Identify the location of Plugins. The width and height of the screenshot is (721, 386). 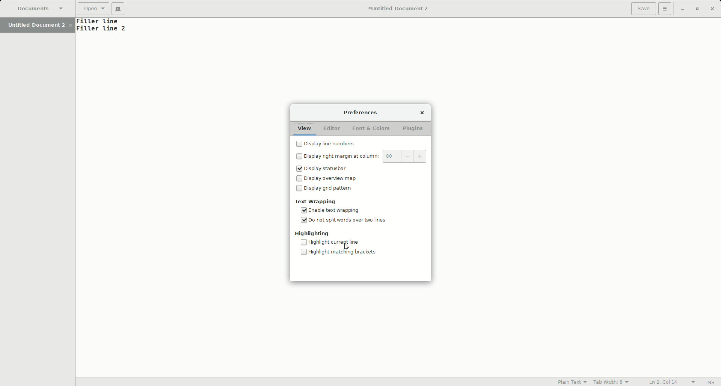
(414, 129).